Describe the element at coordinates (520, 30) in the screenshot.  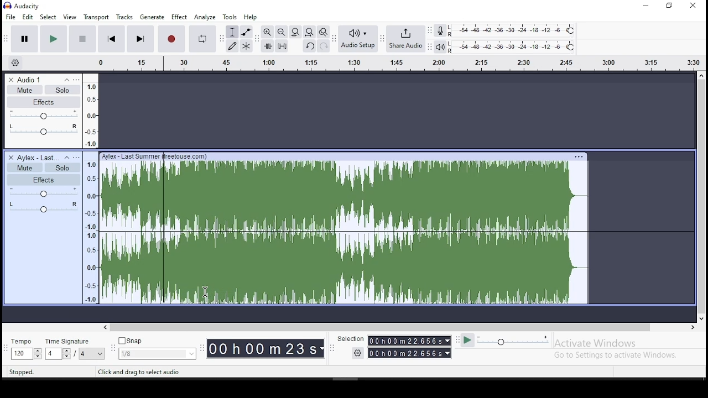
I see `record level` at that location.